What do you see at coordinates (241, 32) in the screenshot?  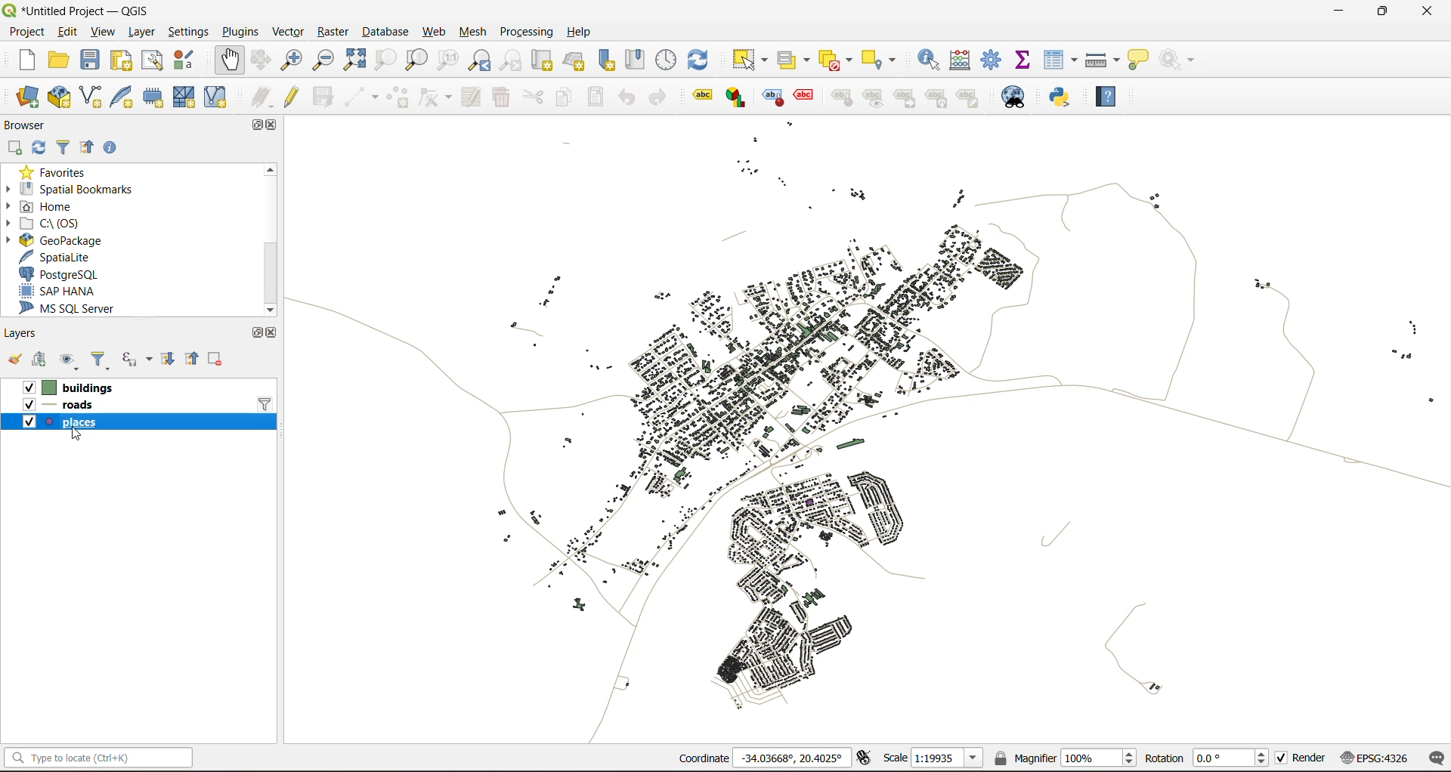 I see `plugins` at bounding box center [241, 32].